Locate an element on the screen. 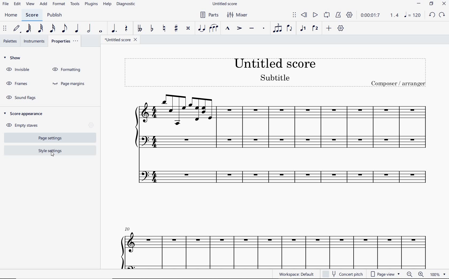 The height and width of the screenshot is (279, 449). SCORE is located at coordinates (32, 15).